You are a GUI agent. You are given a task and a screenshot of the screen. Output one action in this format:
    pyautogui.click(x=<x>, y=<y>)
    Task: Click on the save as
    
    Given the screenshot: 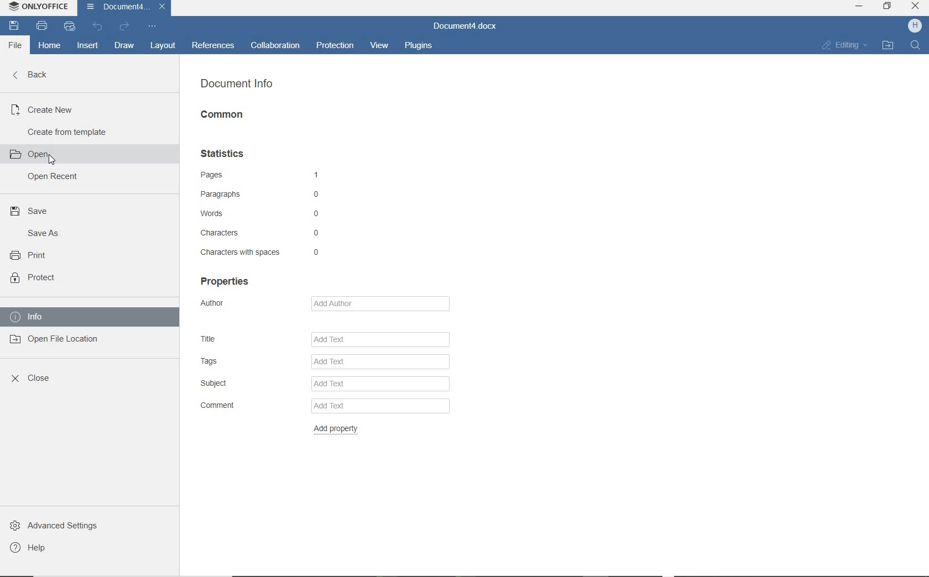 What is the action you would take?
    pyautogui.click(x=40, y=233)
    